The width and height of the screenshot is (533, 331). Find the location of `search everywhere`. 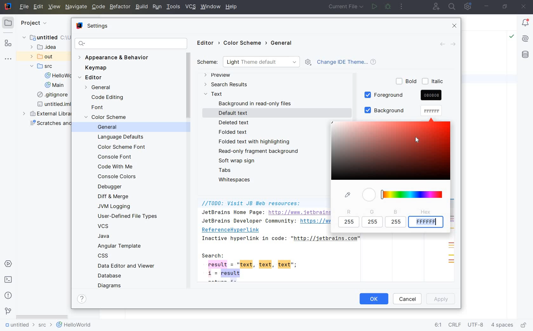

search everywhere is located at coordinates (452, 7).